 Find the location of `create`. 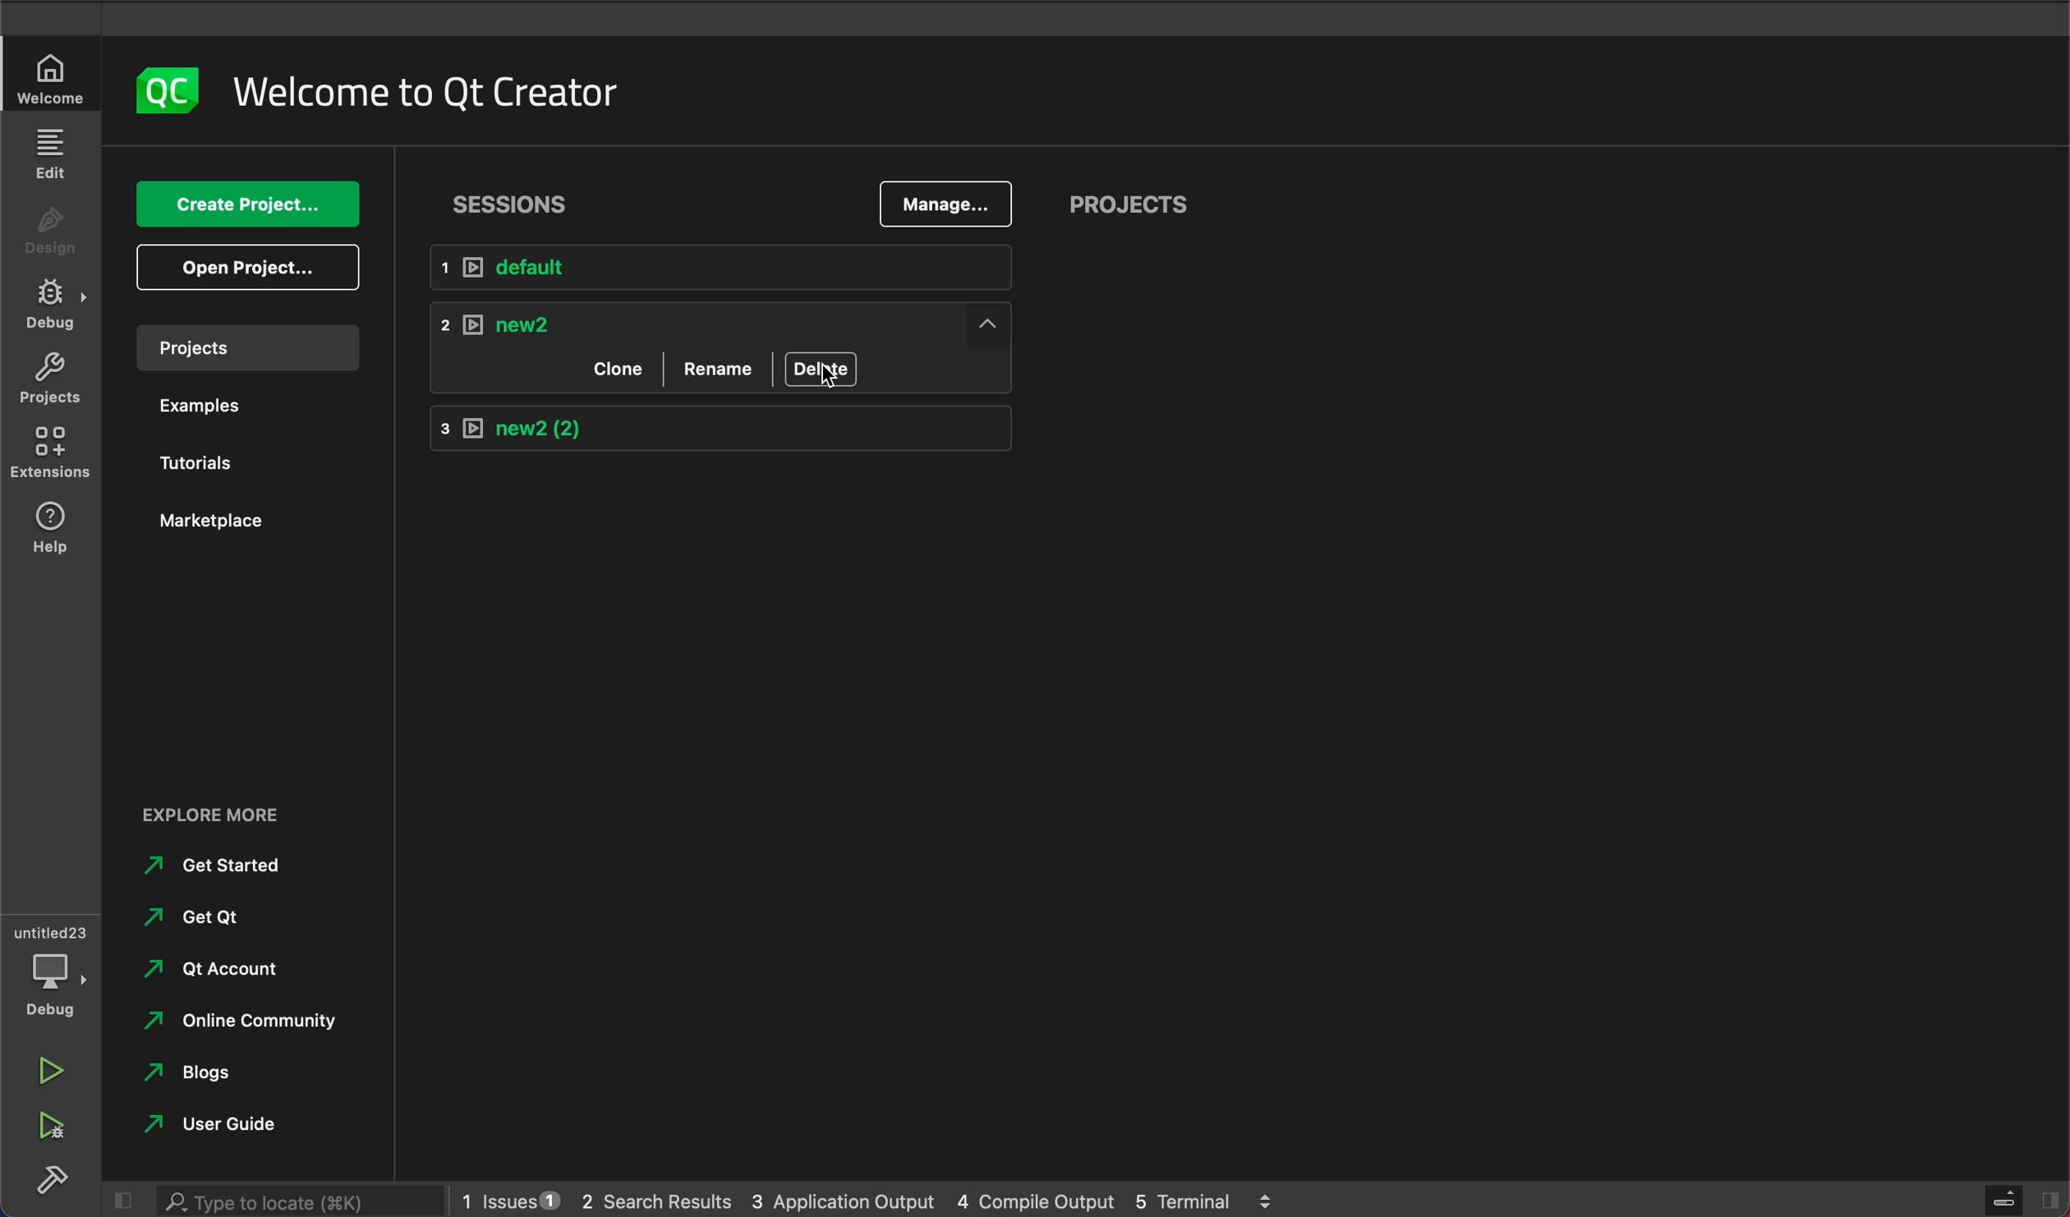

create is located at coordinates (249, 203).